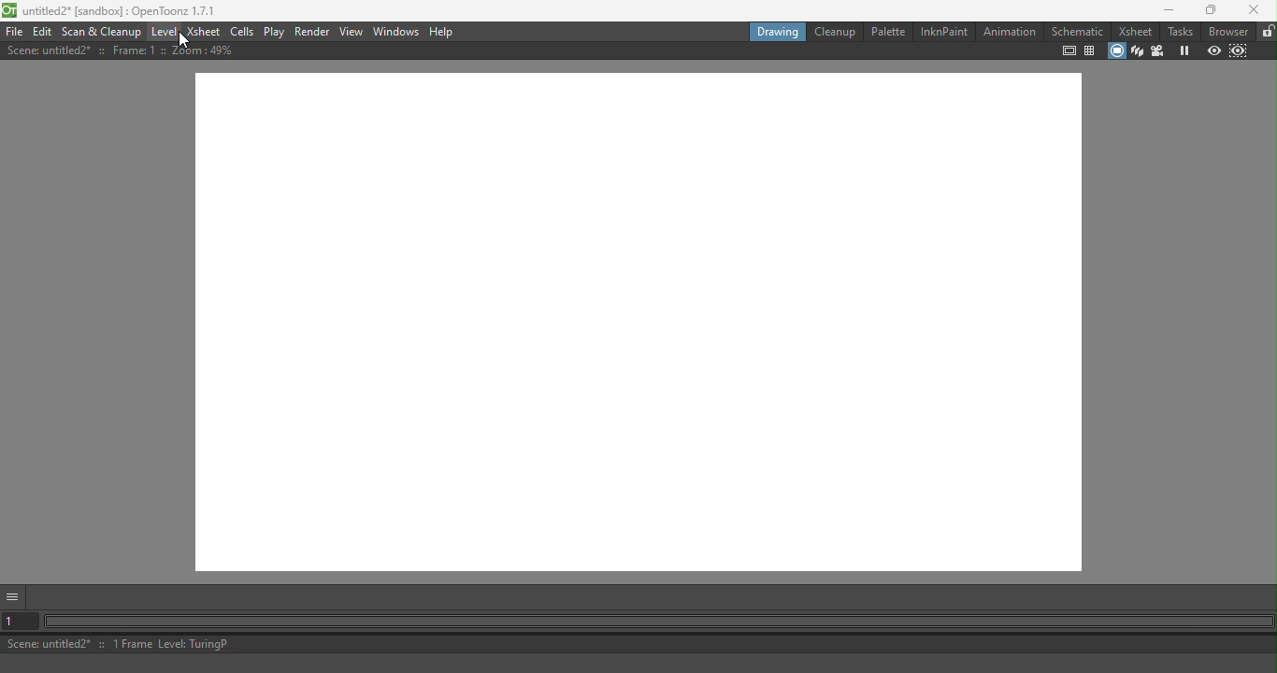 The image size is (1277, 673). What do you see at coordinates (204, 32) in the screenshot?
I see `Xsheet` at bounding box center [204, 32].